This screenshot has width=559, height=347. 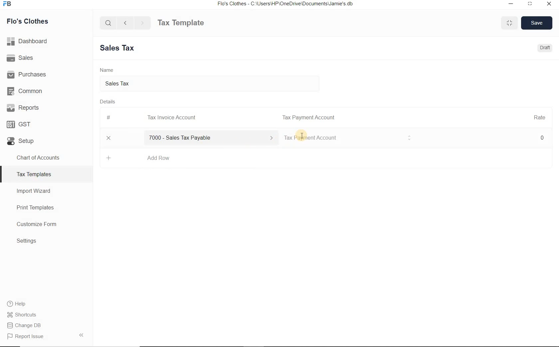 What do you see at coordinates (47, 315) in the screenshot?
I see `Shortcuts` at bounding box center [47, 315].